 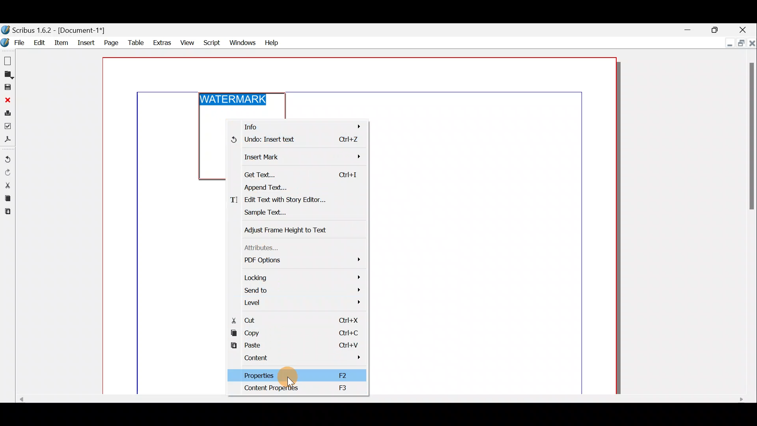 I want to click on Properties, so click(x=293, y=375).